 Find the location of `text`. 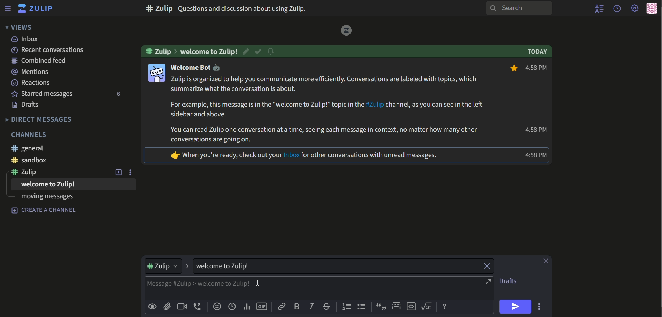

text is located at coordinates (45, 199).